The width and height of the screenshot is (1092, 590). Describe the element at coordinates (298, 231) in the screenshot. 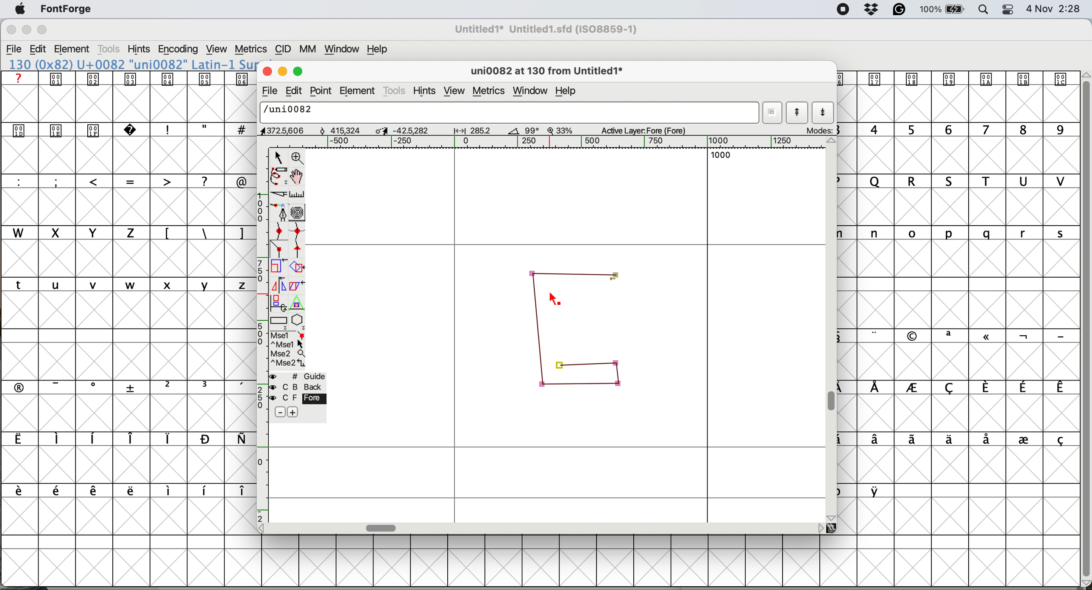

I see `add a curve point horizontal or vertical` at that location.